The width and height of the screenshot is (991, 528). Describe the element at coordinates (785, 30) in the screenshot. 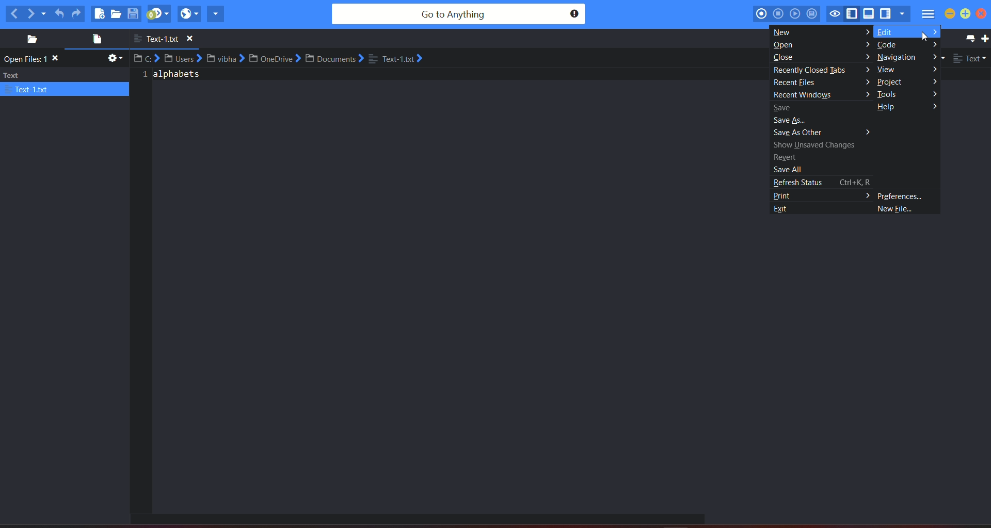

I see `New` at that location.